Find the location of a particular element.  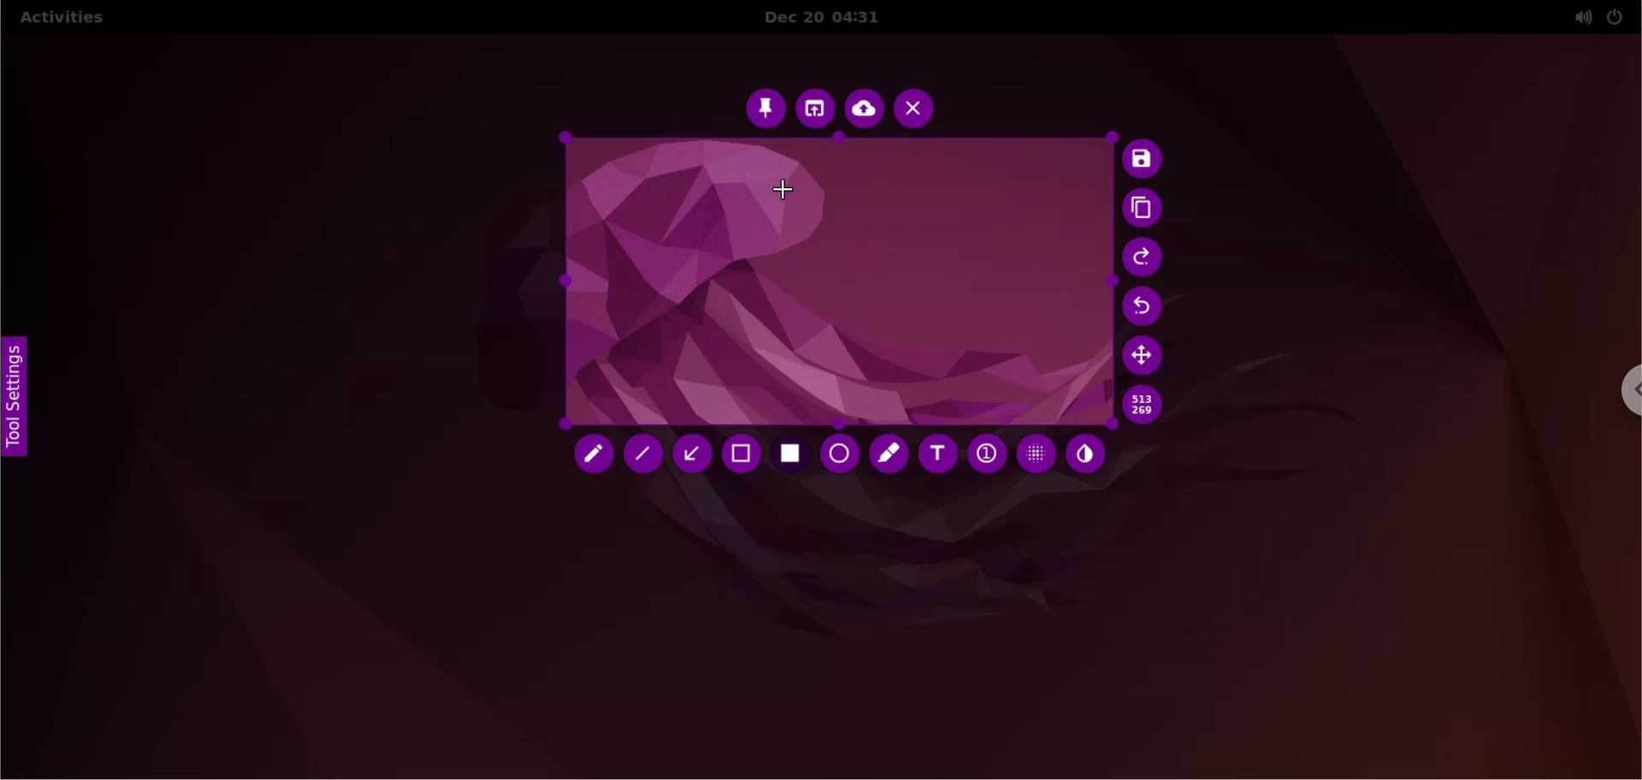

selection tool is located at coordinates (741, 457).